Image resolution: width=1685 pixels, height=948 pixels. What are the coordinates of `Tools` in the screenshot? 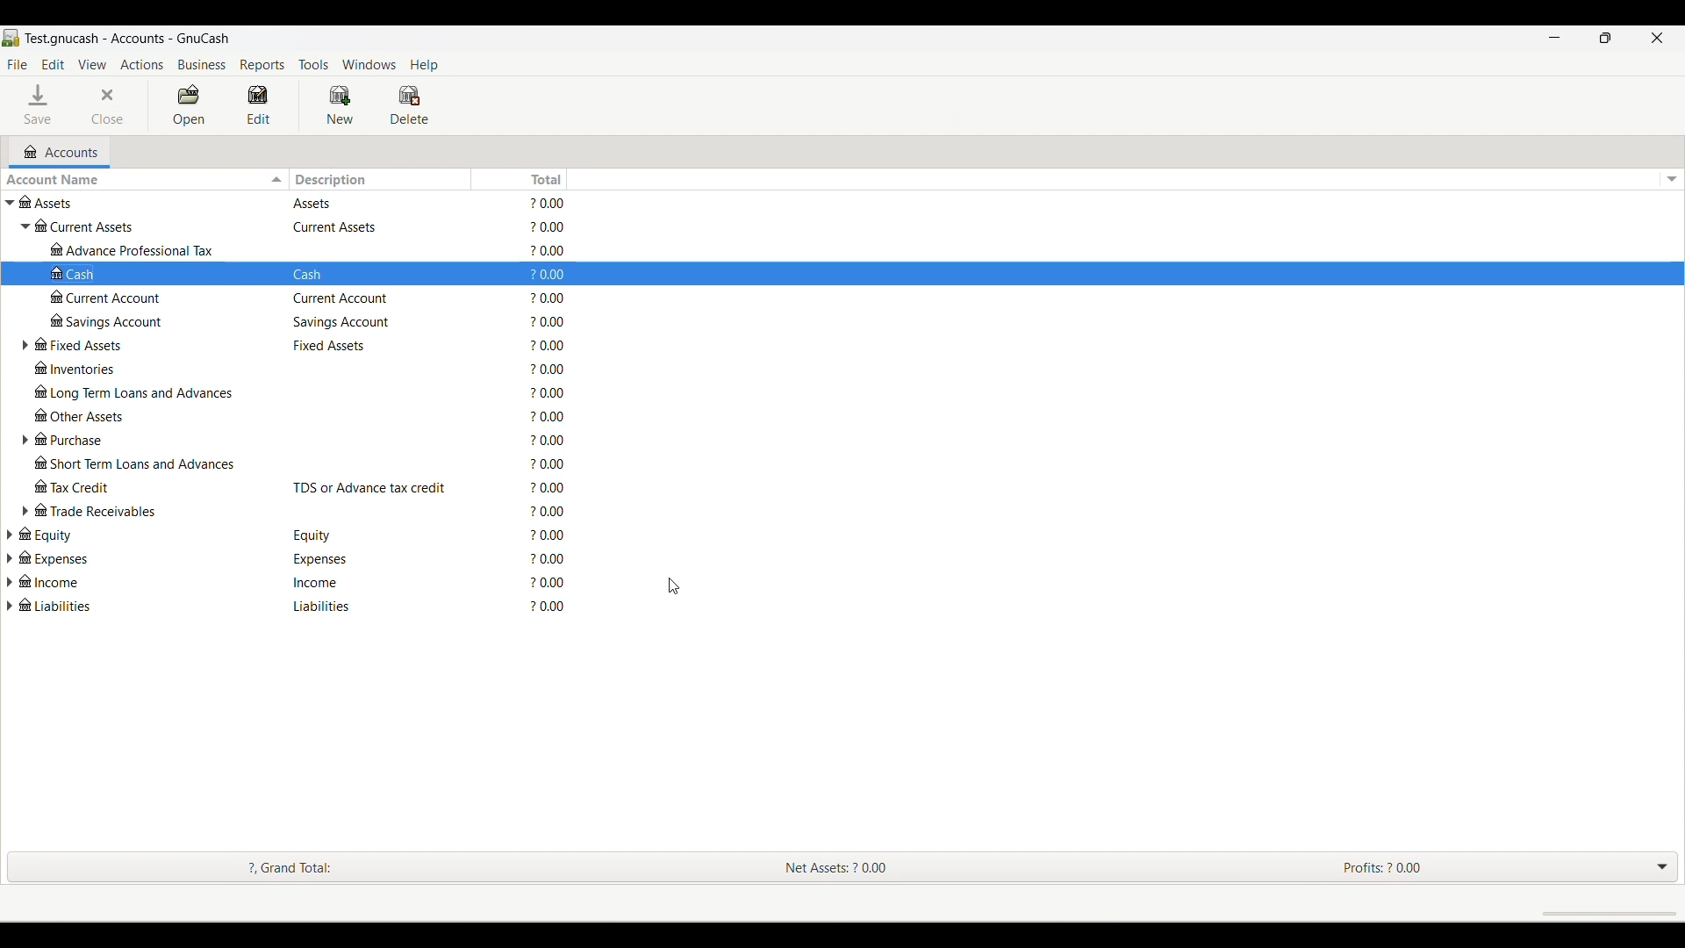 It's located at (313, 65).